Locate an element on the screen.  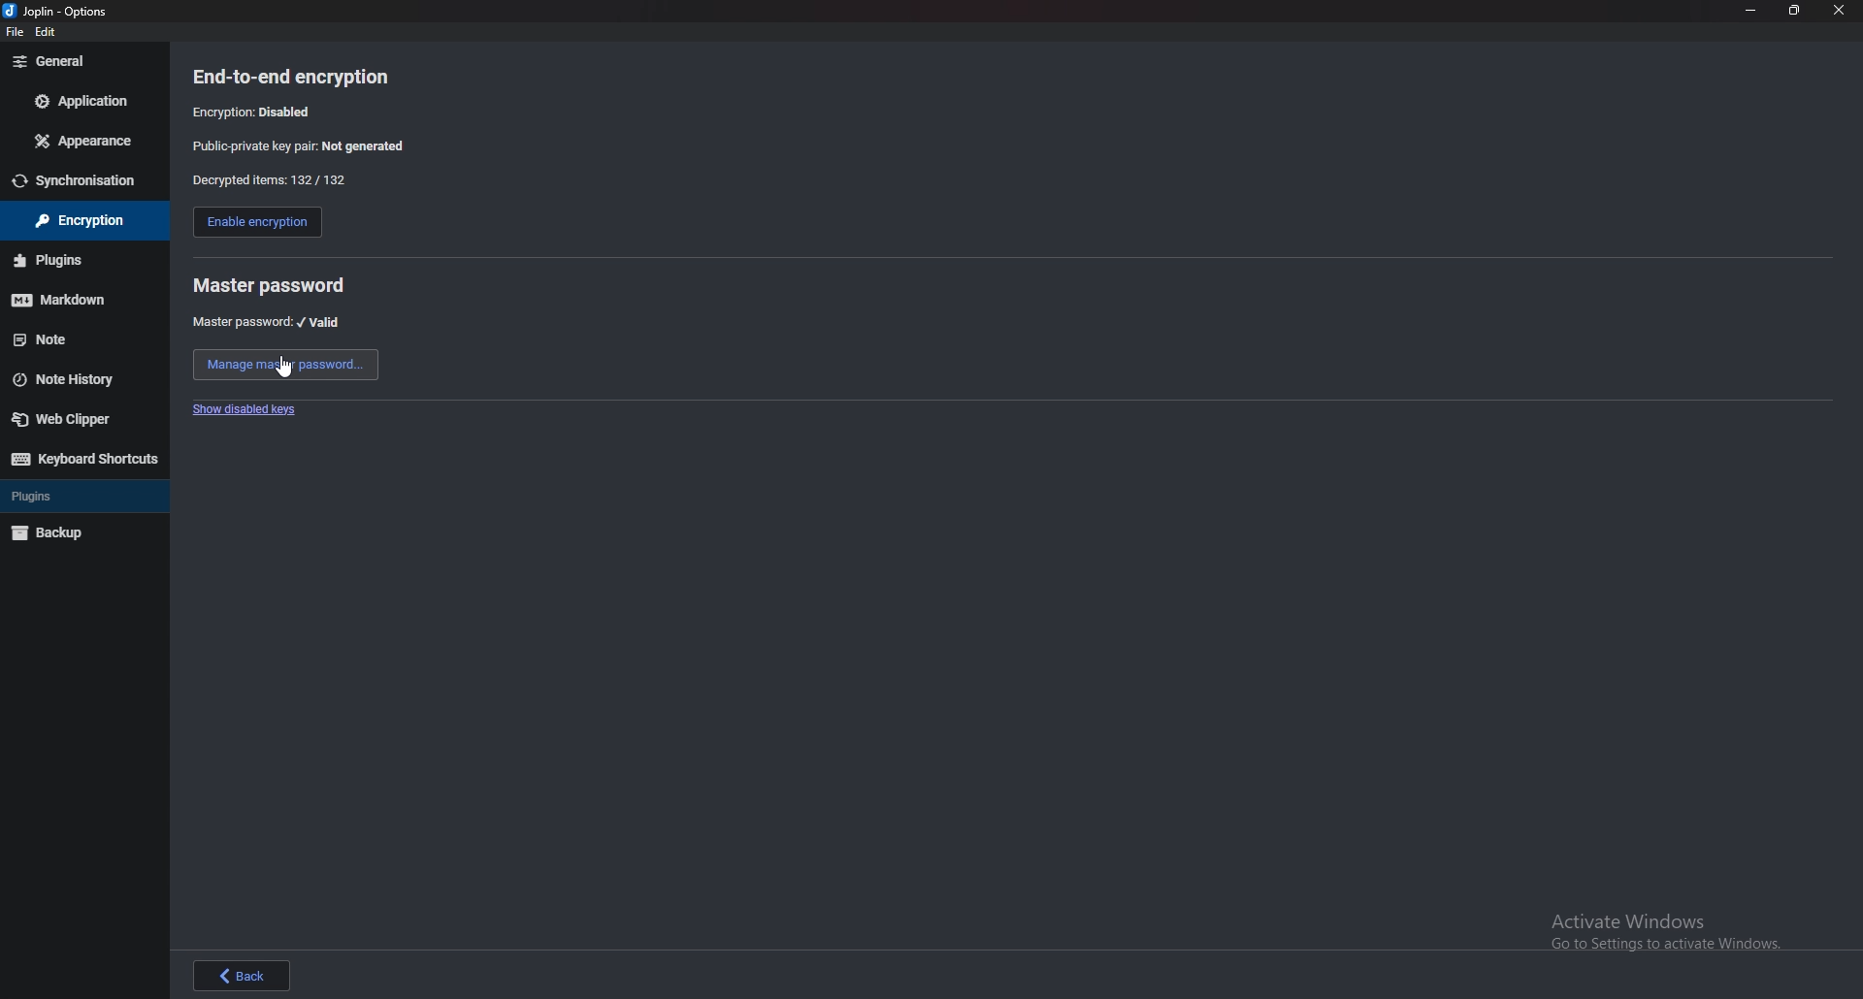
plugins is located at coordinates (76, 260).